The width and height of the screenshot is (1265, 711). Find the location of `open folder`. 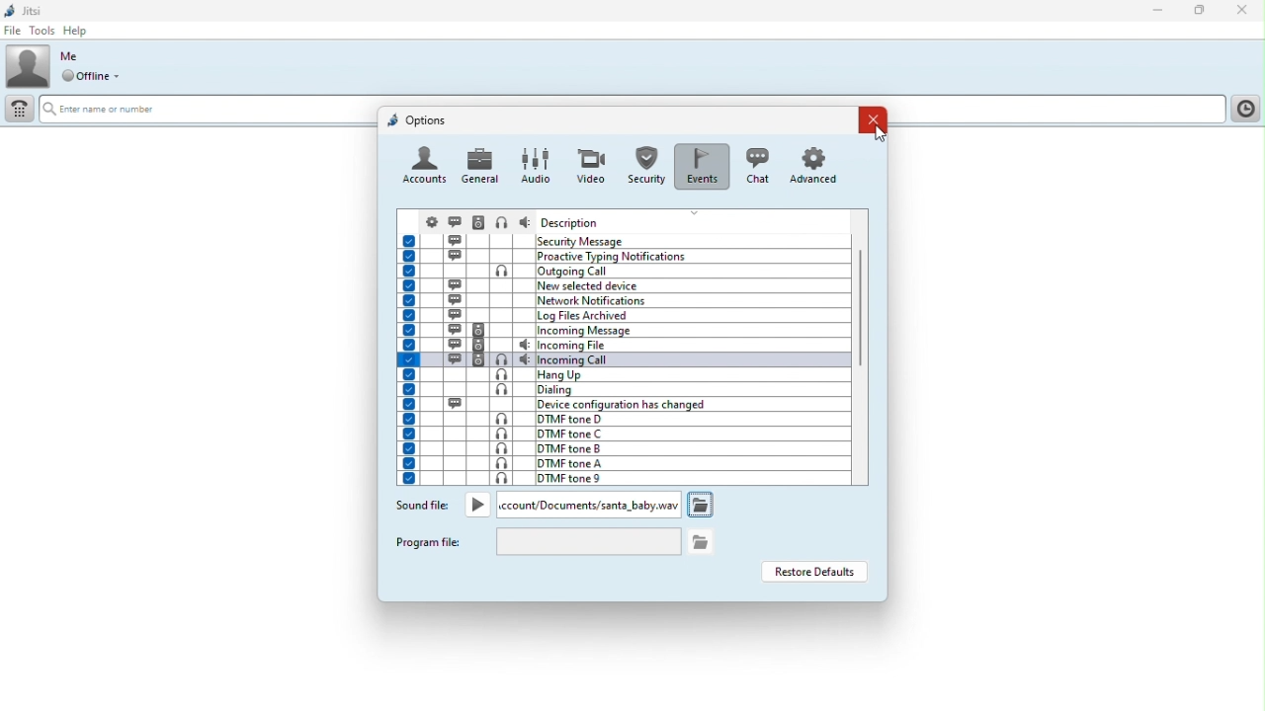

open folder is located at coordinates (702, 540).